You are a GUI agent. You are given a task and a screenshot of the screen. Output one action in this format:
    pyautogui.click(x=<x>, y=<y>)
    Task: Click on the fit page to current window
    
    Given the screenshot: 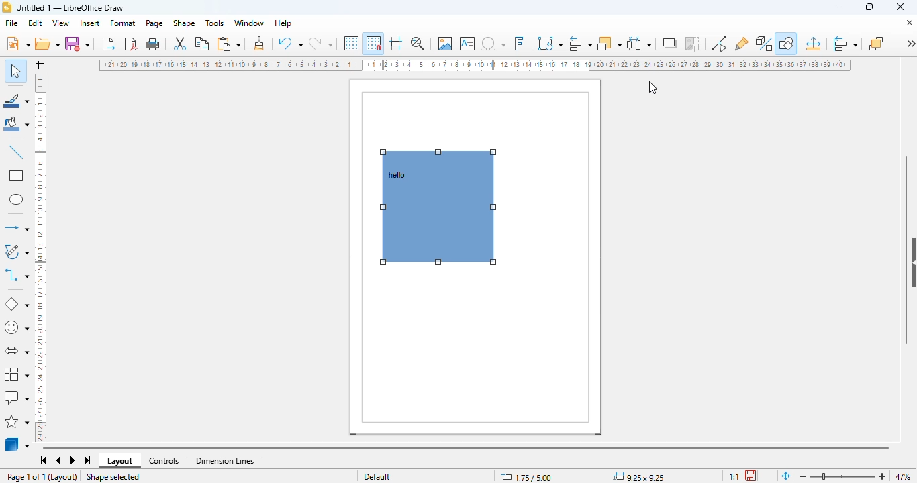 What is the action you would take?
    pyautogui.click(x=785, y=475)
    